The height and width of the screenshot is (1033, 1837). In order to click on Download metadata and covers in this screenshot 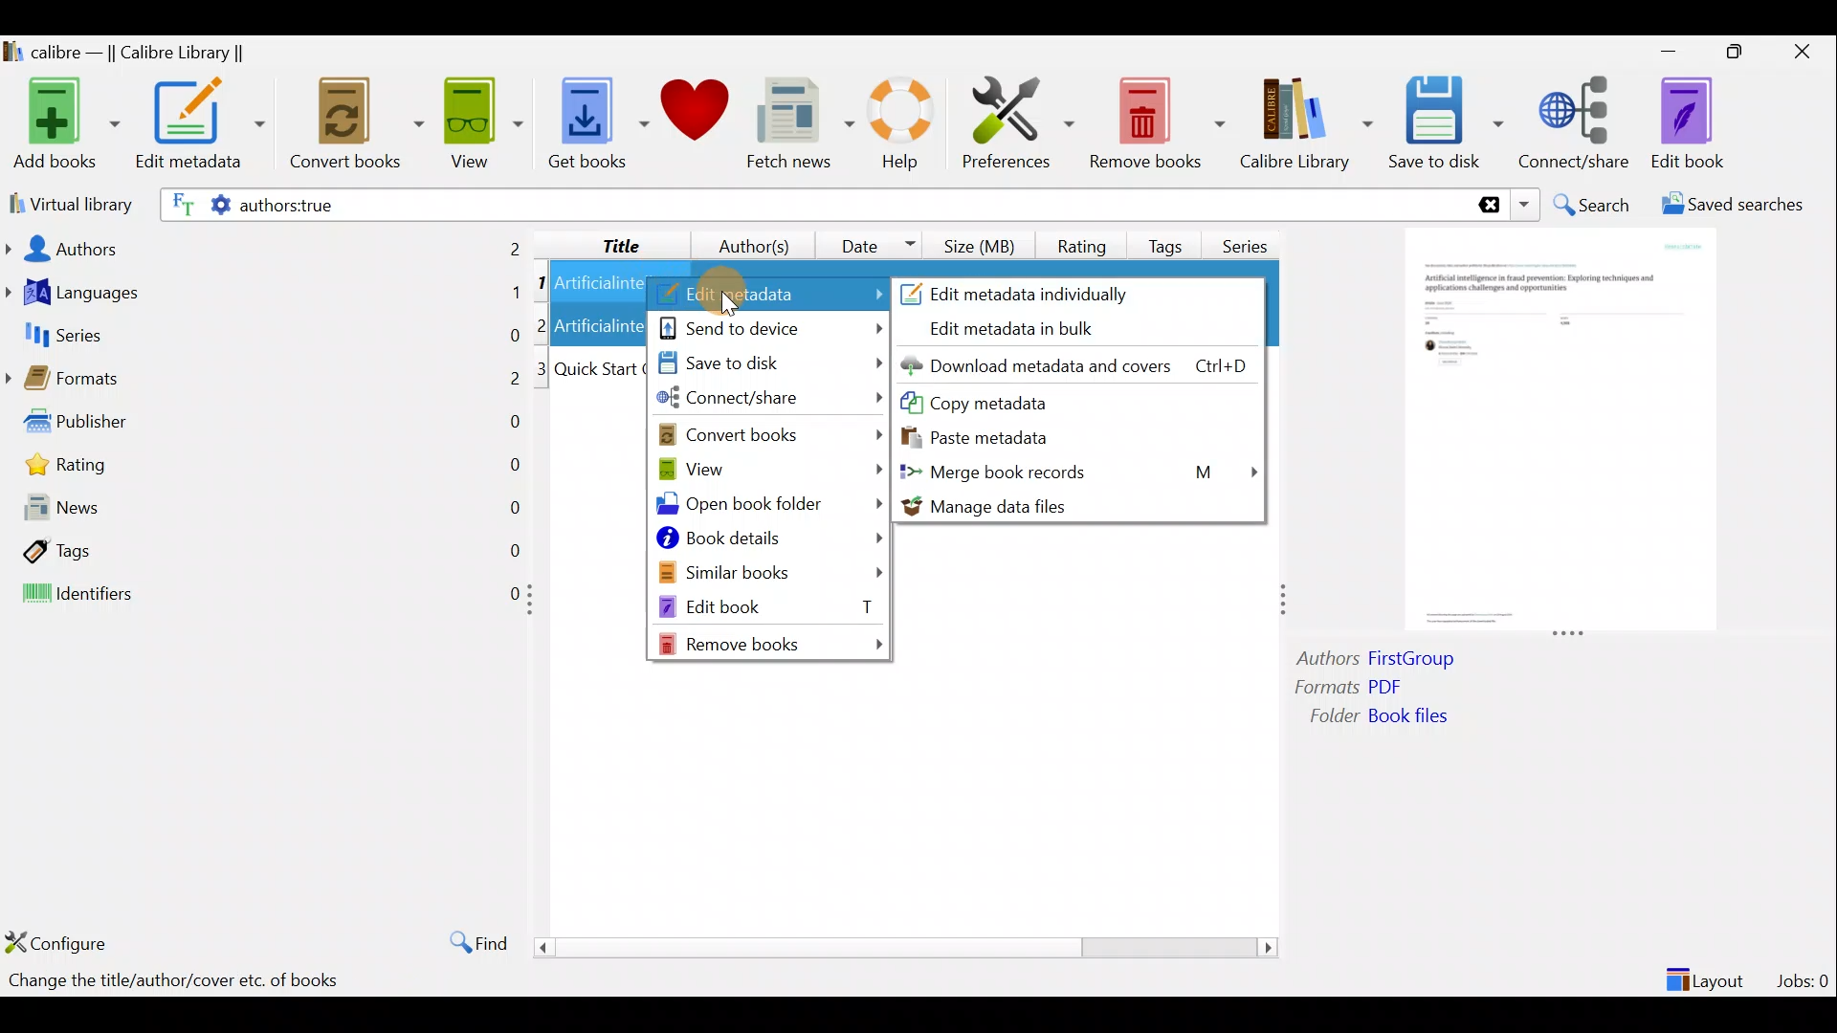, I will do `click(1082, 364)`.